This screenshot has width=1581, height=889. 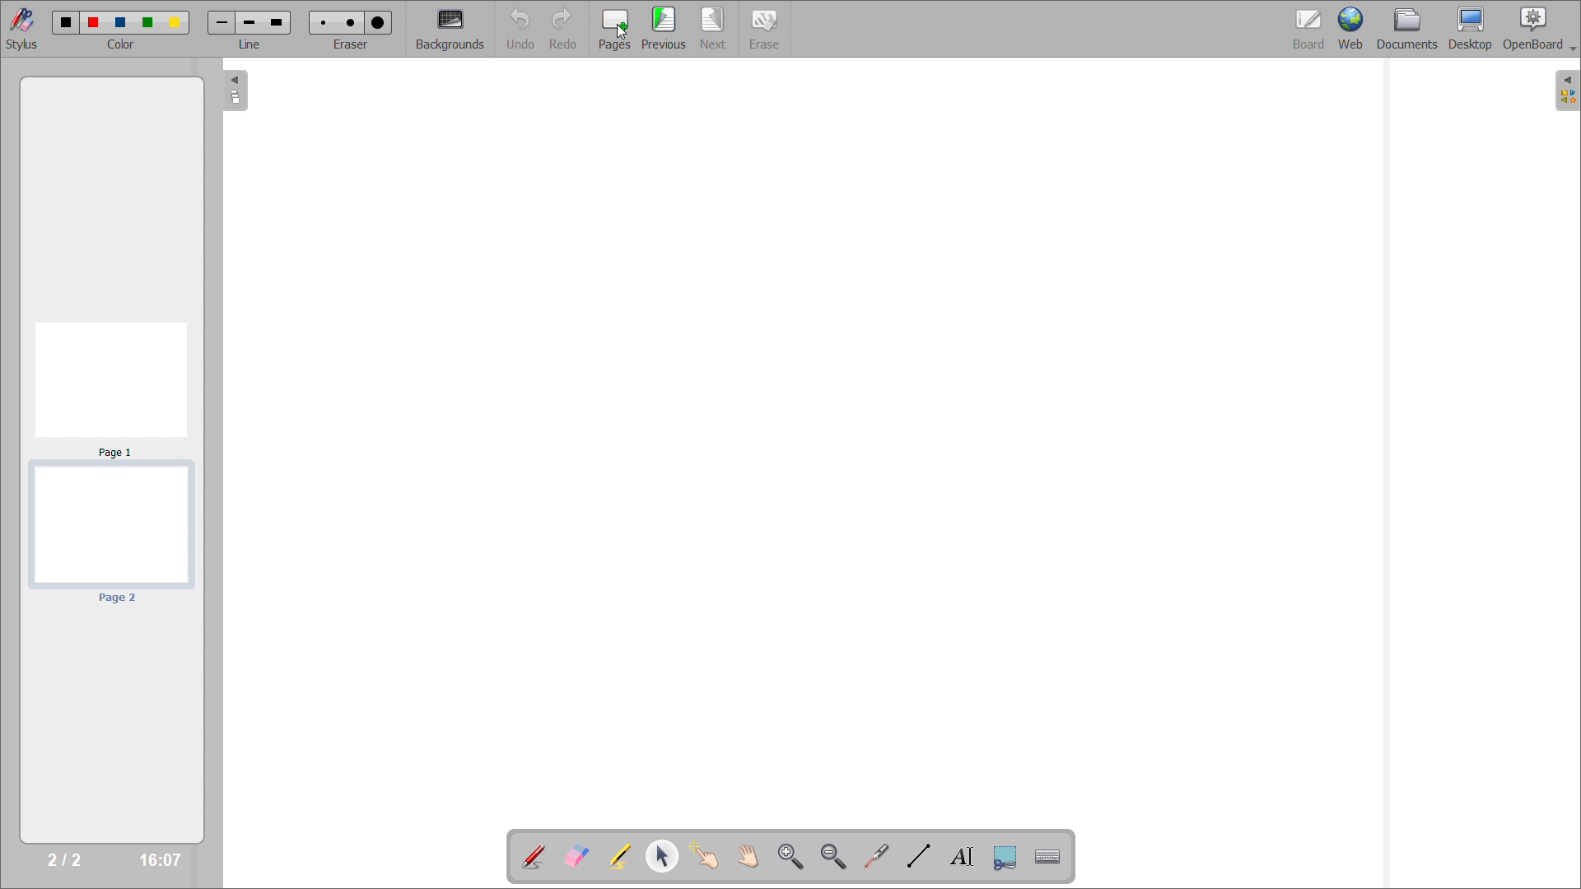 I want to click on page 1, so click(x=117, y=386).